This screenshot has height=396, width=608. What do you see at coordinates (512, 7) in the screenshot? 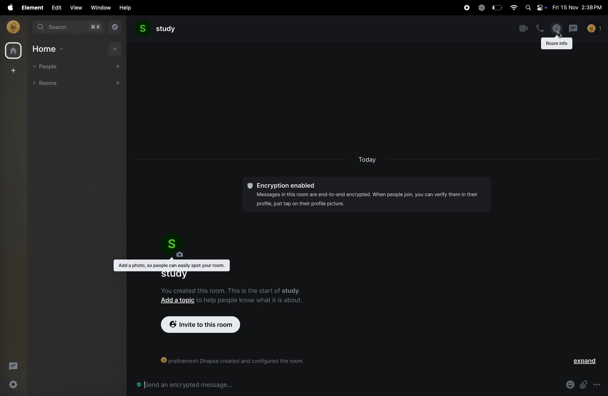
I see `wifi` at bounding box center [512, 7].